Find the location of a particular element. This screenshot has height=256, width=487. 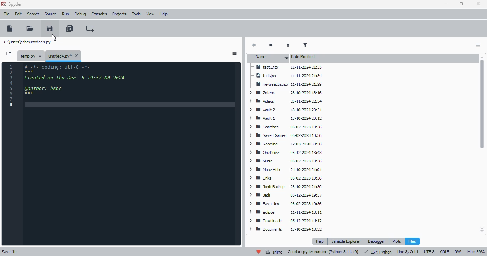

spyder is located at coordinates (16, 4).